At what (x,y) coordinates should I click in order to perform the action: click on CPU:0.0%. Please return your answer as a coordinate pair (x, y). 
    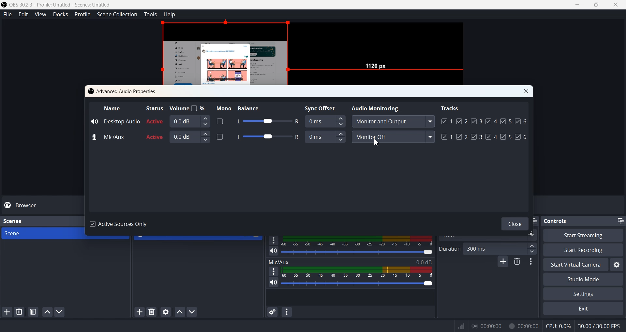
    Looking at the image, I should click on (558, 325).